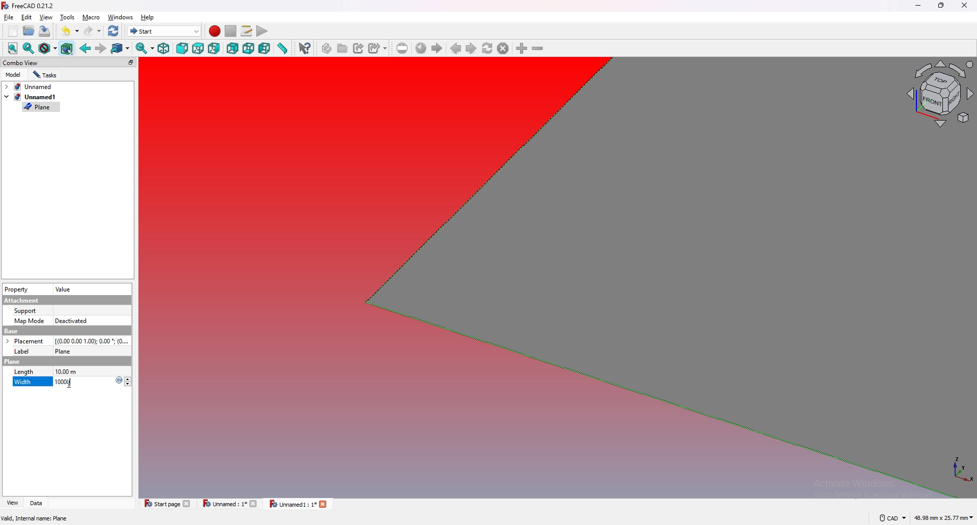 The width and height of the screenshot is (977, 525). I want to click on stop recording macros, so click(231, 31).